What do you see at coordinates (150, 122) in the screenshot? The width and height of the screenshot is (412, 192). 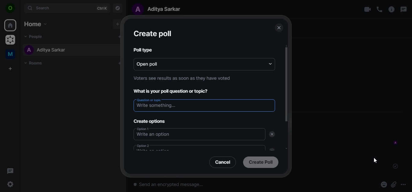 I see `create options` at bounding box center [150, 122].